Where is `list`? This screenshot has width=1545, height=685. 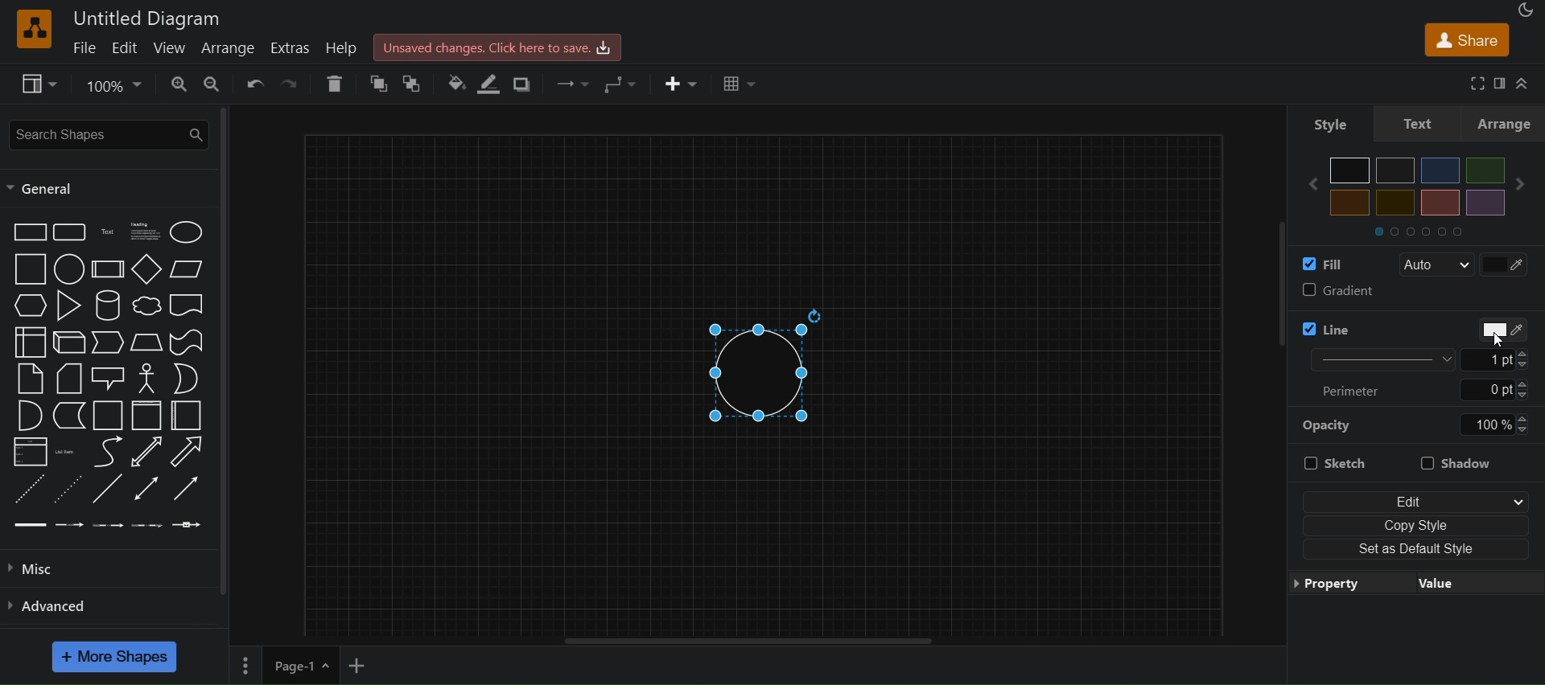
list is located at coordinates (29, 453).